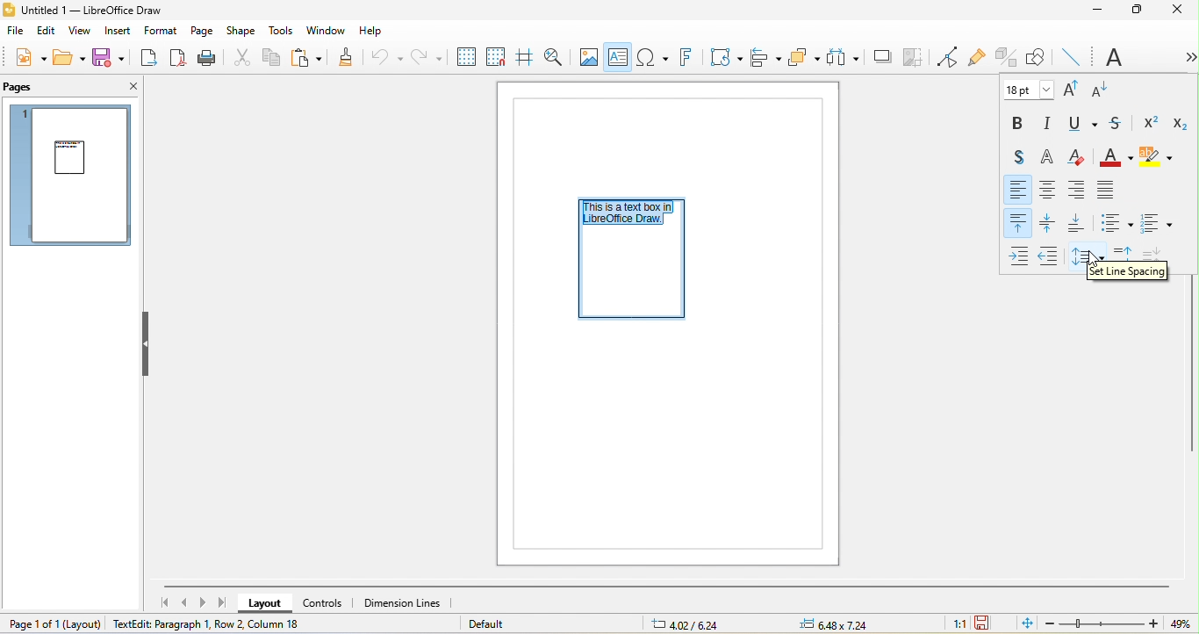 The image size is (1199, 634). Describe the element at coordinates (180, 59) in the screenshot. I see `export directly as pdf` at that location.